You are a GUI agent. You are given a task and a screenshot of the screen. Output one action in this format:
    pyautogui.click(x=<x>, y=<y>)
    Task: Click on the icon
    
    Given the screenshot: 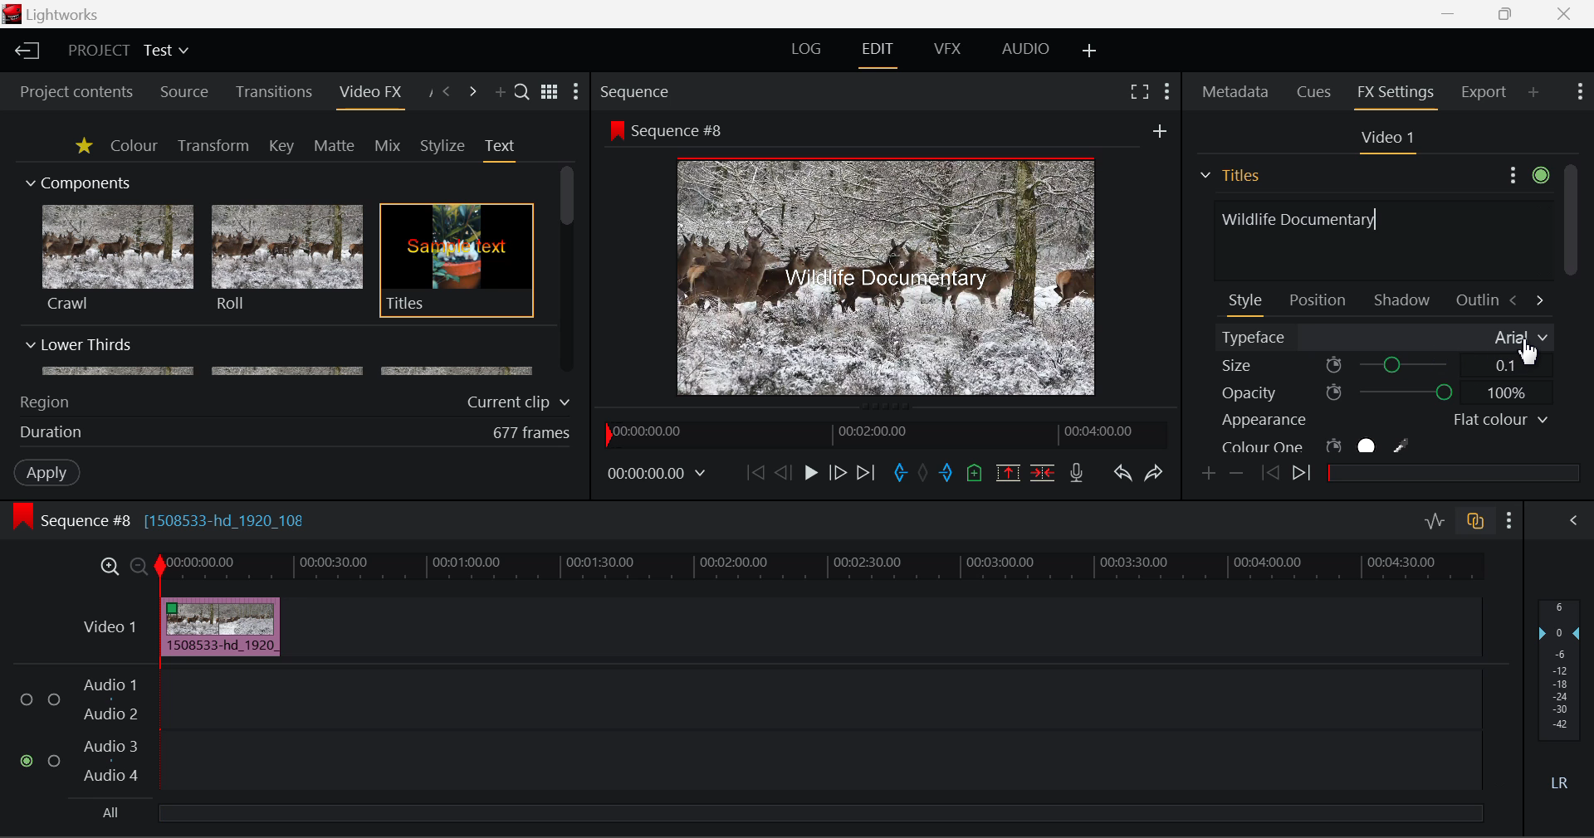 What is the action you would take?
    pyautogui.click(x=615, y=129)
    